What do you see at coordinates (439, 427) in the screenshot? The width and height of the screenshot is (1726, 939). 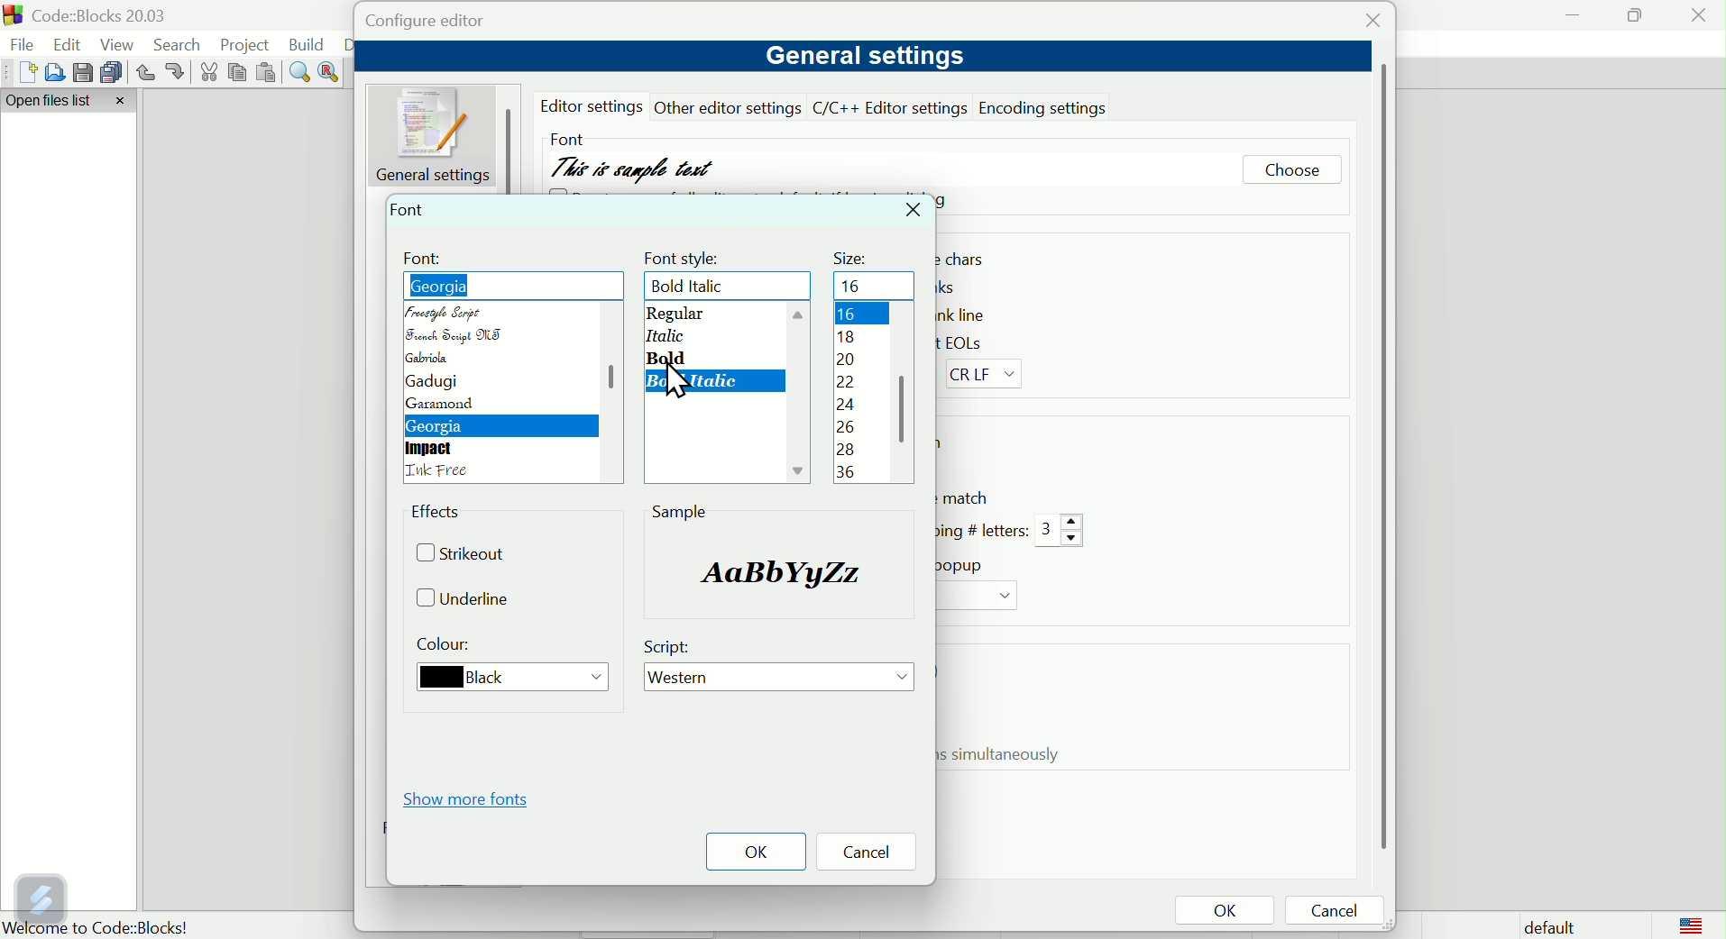 I see `Georgia` at bounding box center [439, 427].